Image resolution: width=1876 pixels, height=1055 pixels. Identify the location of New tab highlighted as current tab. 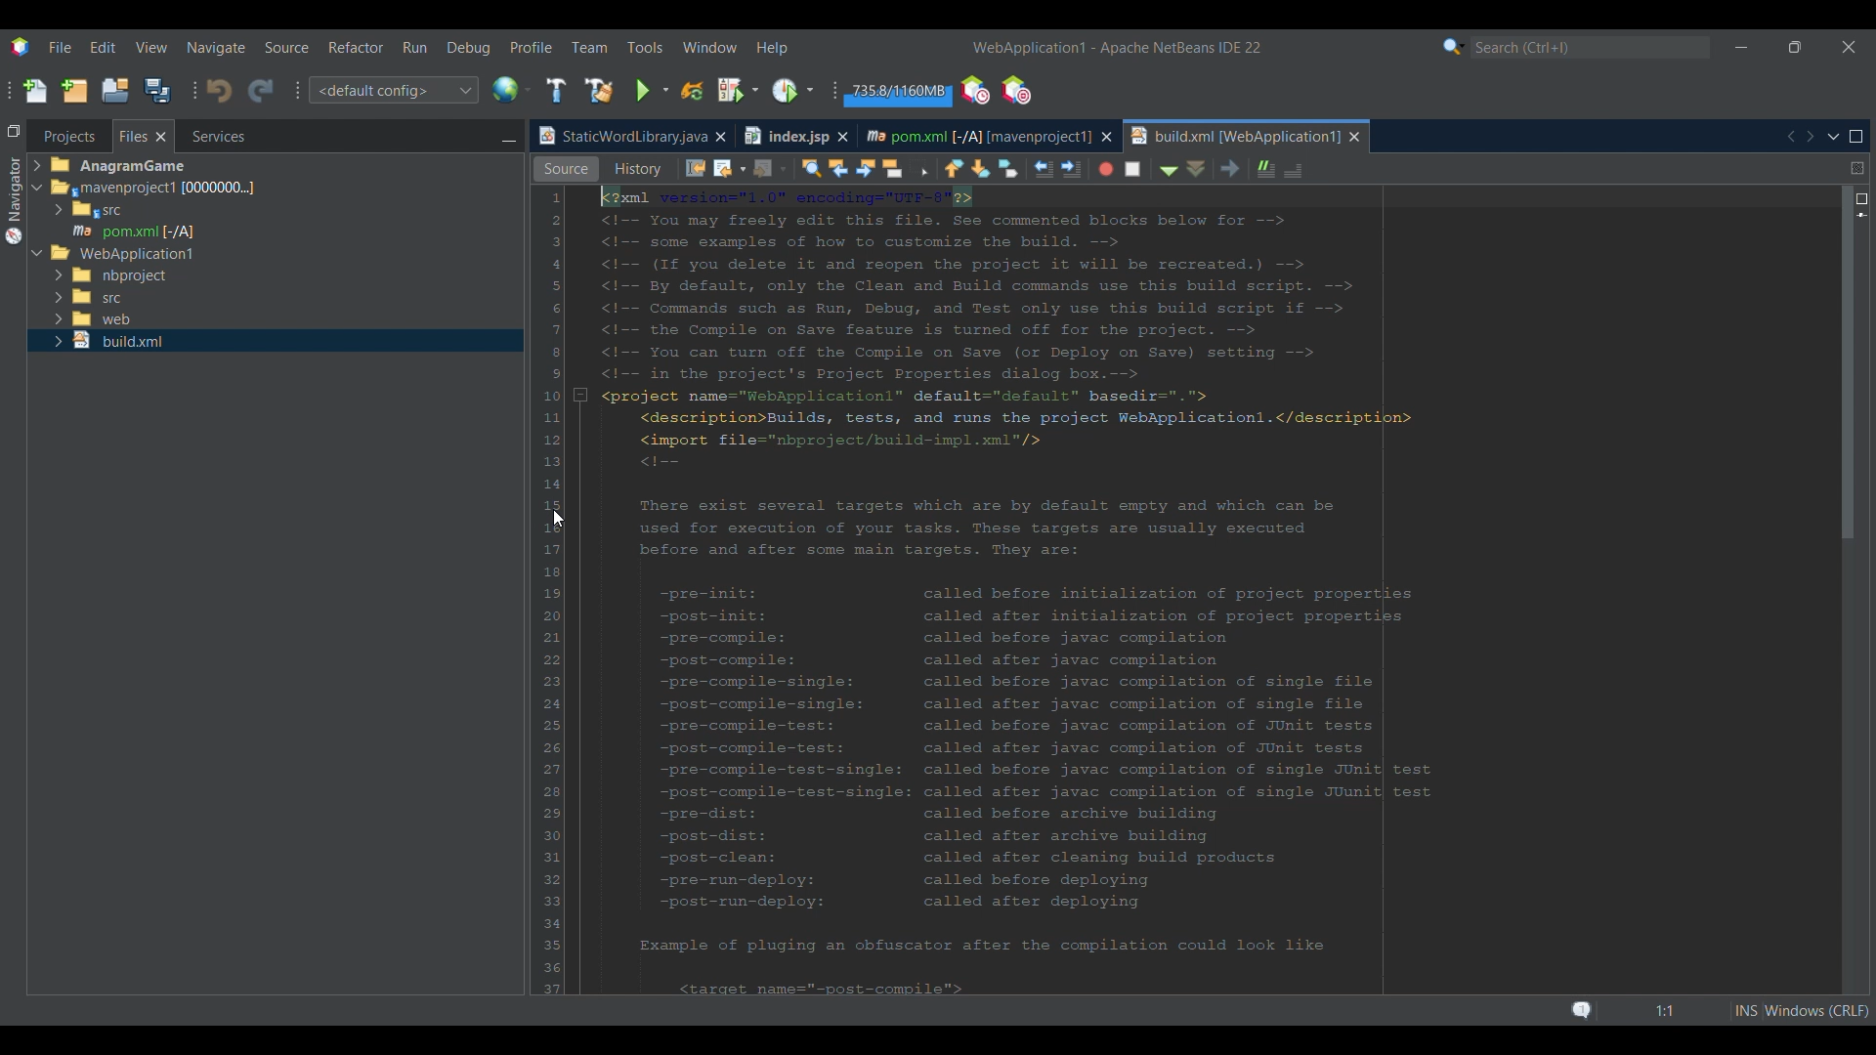
(1234, 136).